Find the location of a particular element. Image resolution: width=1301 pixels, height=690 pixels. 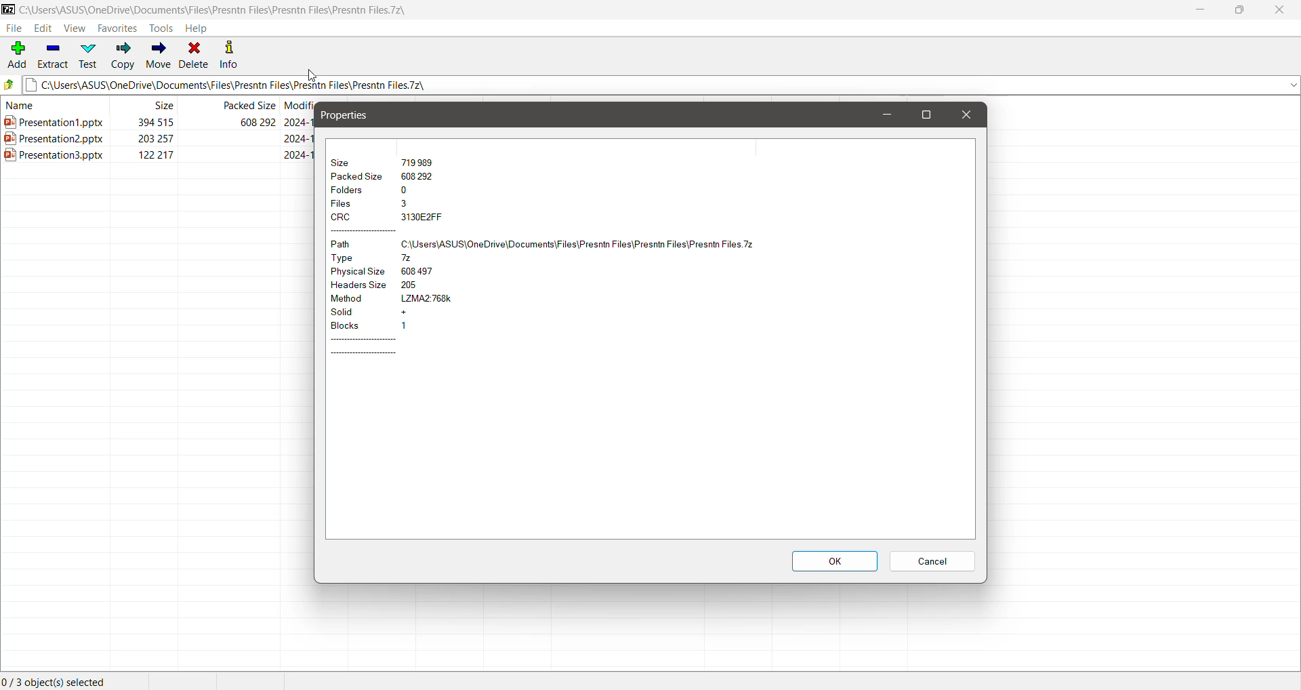

0/ 3 object(s) selected is located at coordinates (58, 678).